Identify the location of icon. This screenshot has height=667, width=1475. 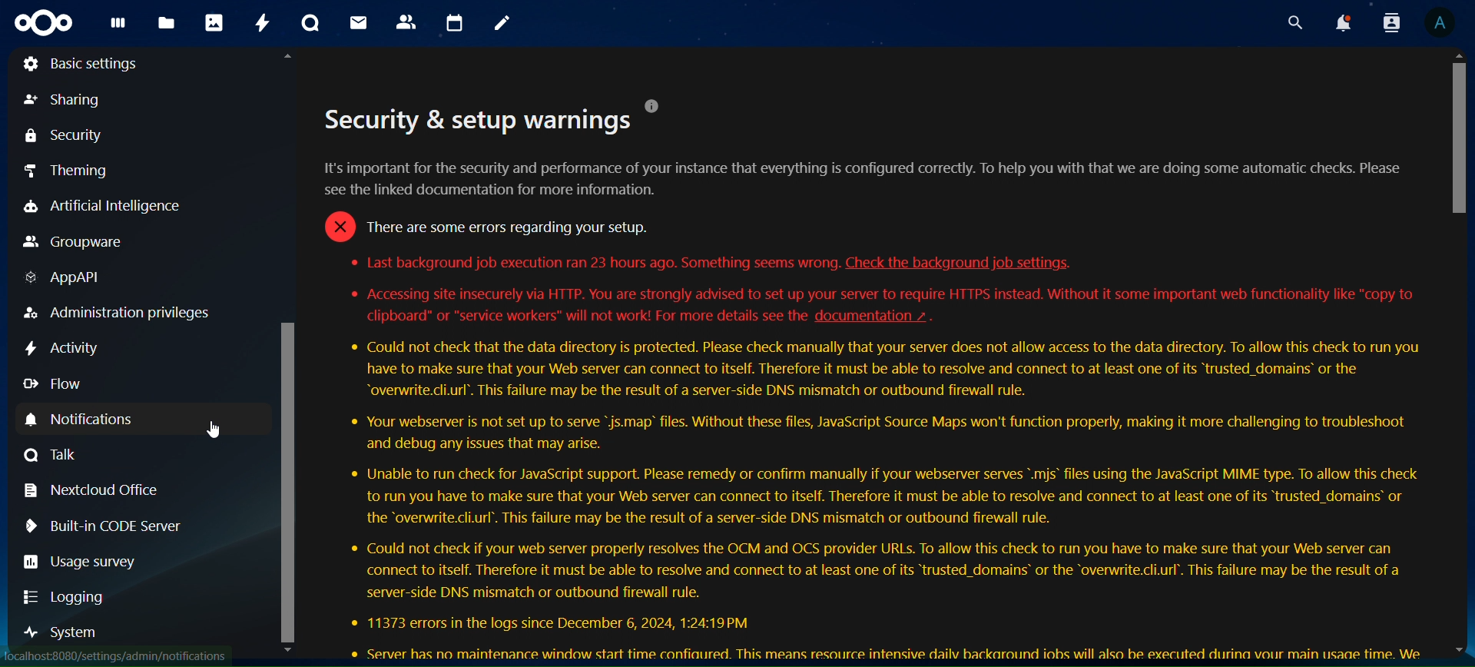
(41, 25).